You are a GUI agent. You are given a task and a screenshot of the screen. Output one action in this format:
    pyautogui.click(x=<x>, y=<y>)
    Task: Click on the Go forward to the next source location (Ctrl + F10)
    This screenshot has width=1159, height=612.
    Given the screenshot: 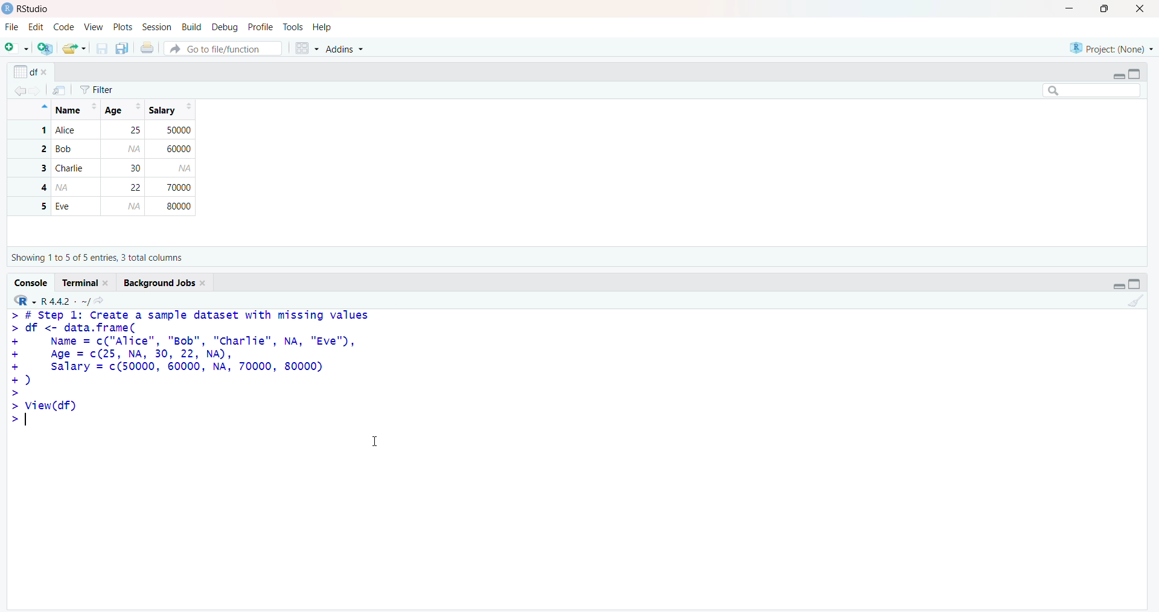 What is the action you would take?
    pyautogui.click(x=39, y=93)
    